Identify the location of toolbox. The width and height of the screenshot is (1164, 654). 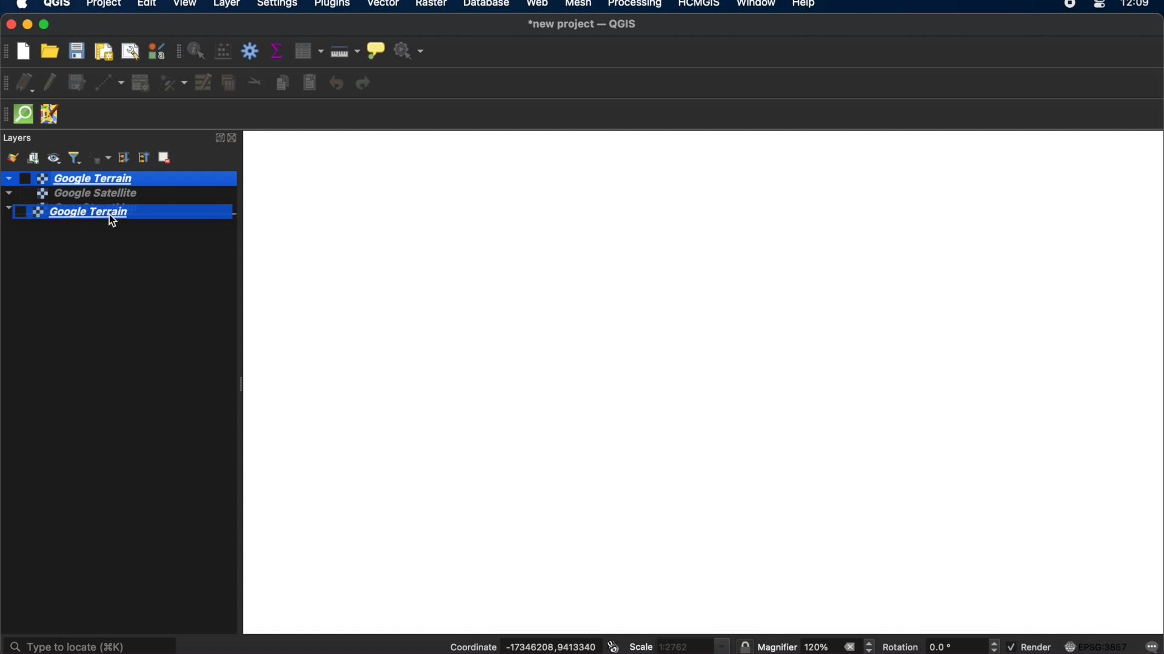
(252, 51).